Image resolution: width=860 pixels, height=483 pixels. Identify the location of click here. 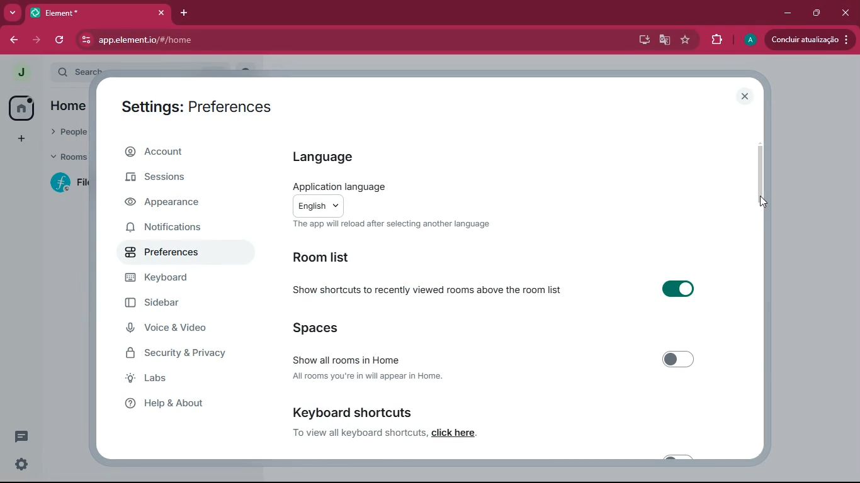
(455, 433).